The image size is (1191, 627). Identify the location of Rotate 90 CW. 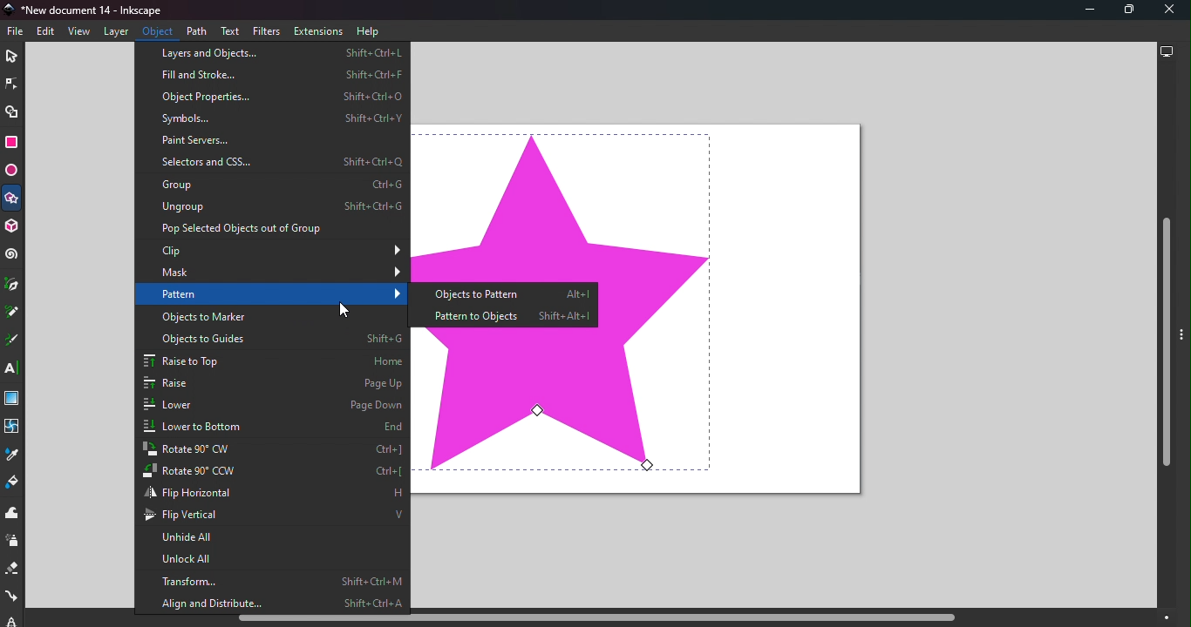
(271, 448).